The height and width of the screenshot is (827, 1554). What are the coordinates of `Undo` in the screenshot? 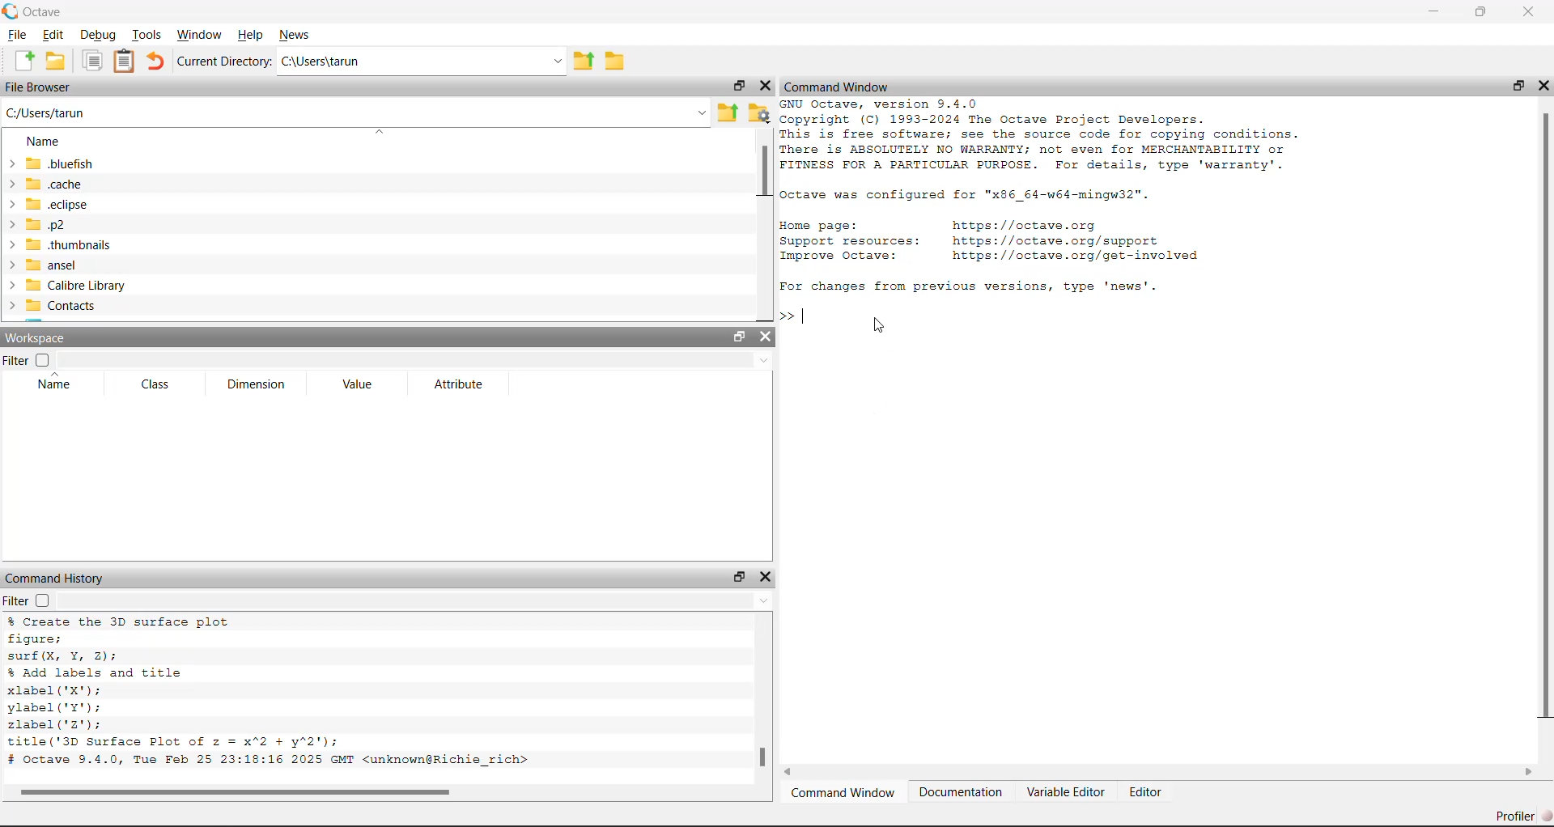 It's located at (155, 61).